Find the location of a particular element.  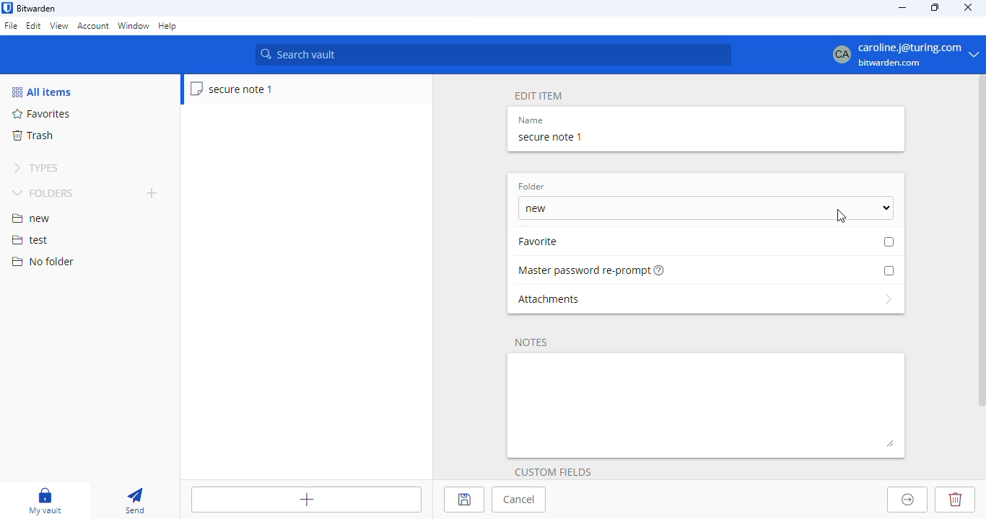

favorite is located at coordinates (543, 241).